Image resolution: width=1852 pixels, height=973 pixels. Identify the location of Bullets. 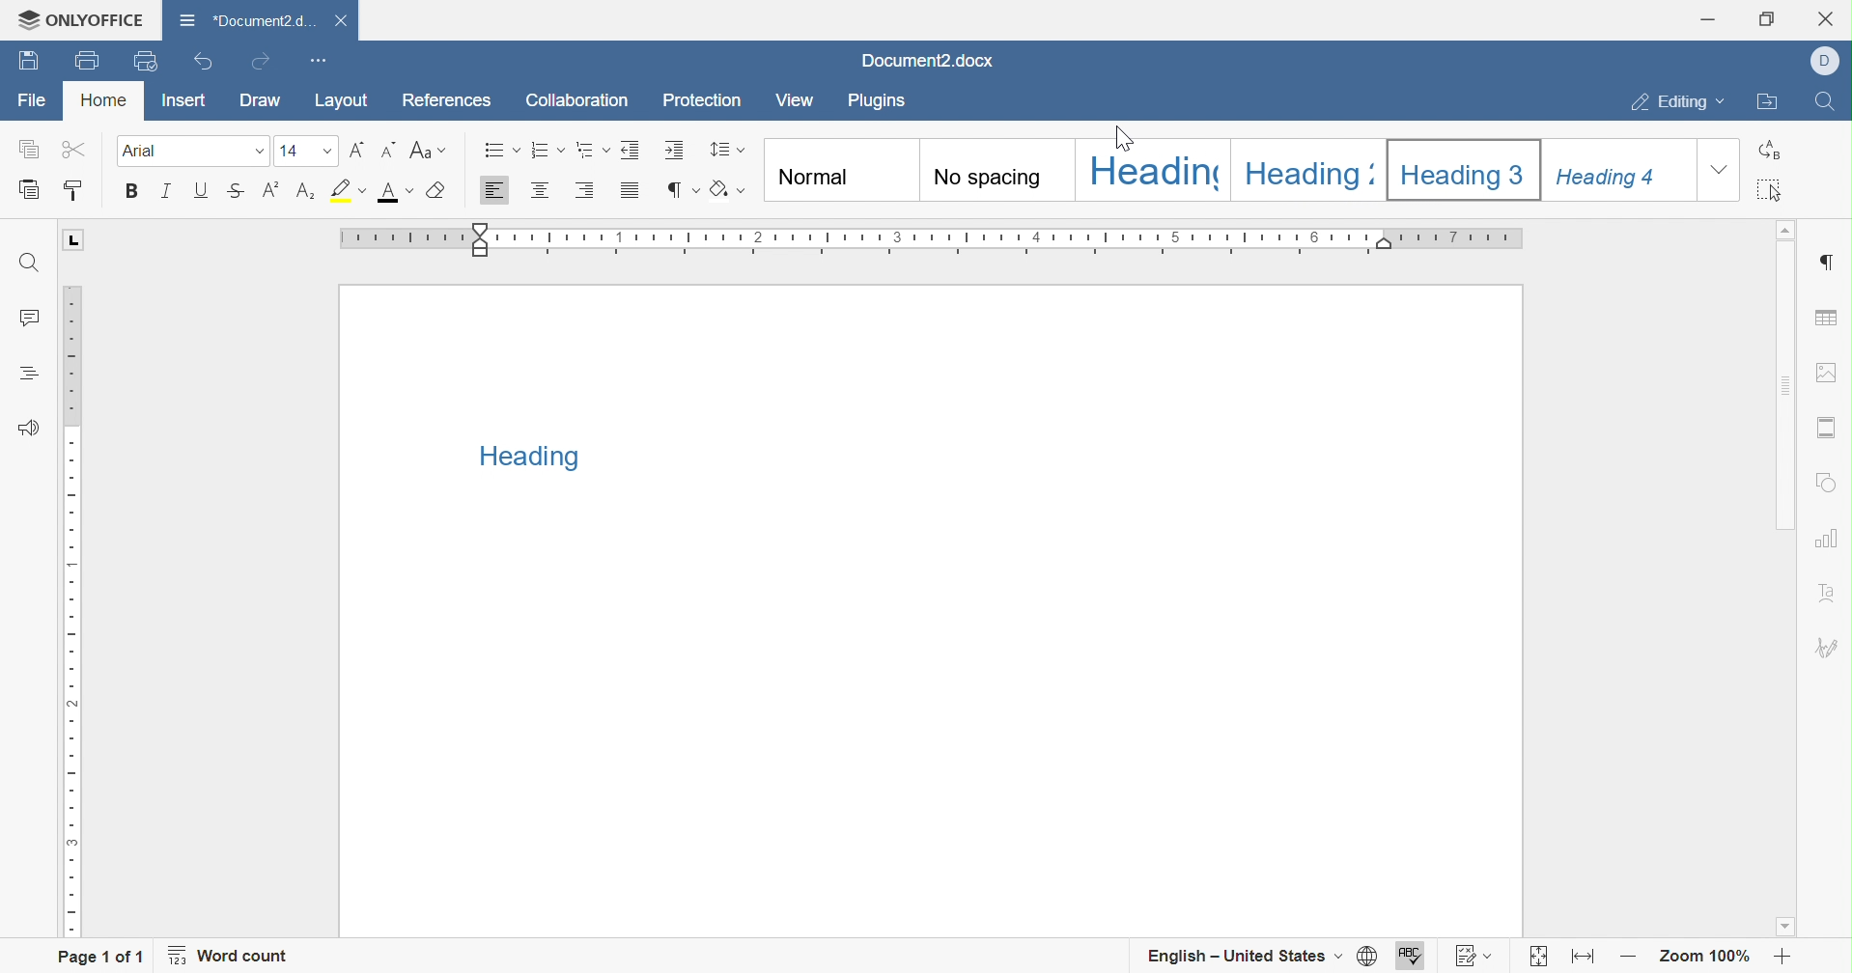
(498, 151).